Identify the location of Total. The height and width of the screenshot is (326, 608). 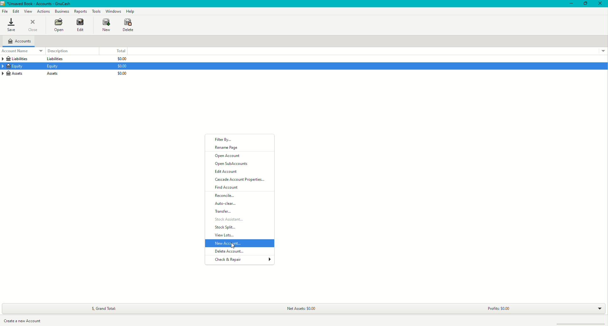
(120, 51).